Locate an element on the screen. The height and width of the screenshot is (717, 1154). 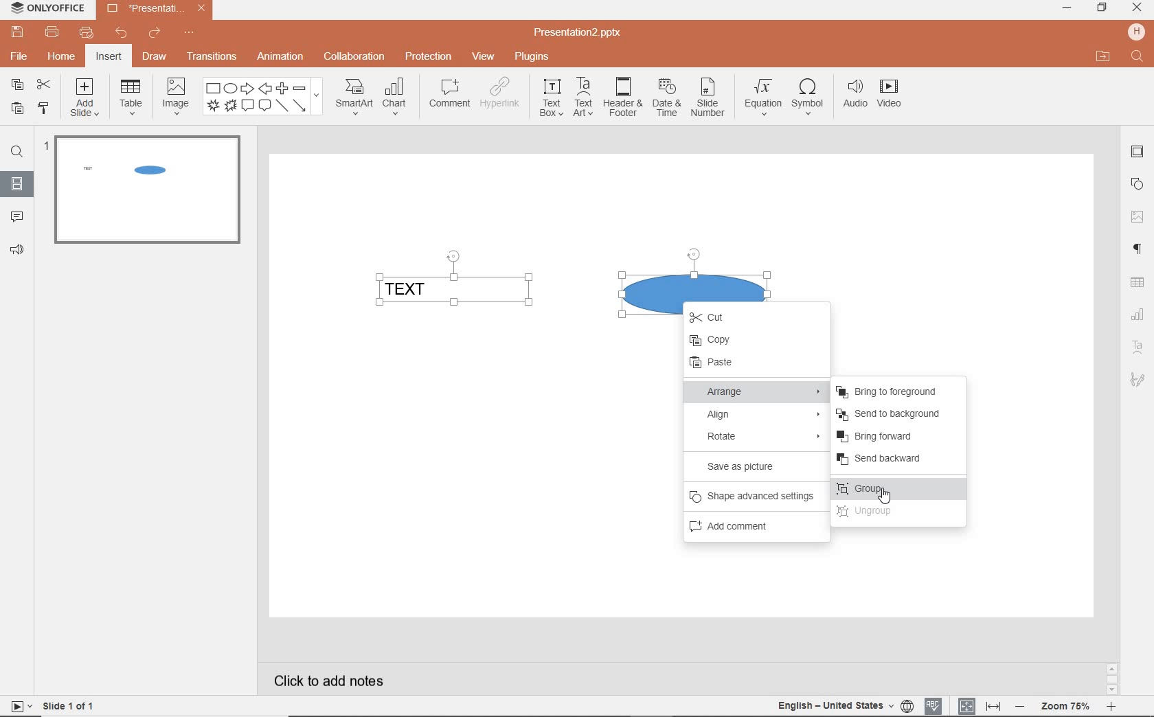
redo is located at coordinates (154, 34).